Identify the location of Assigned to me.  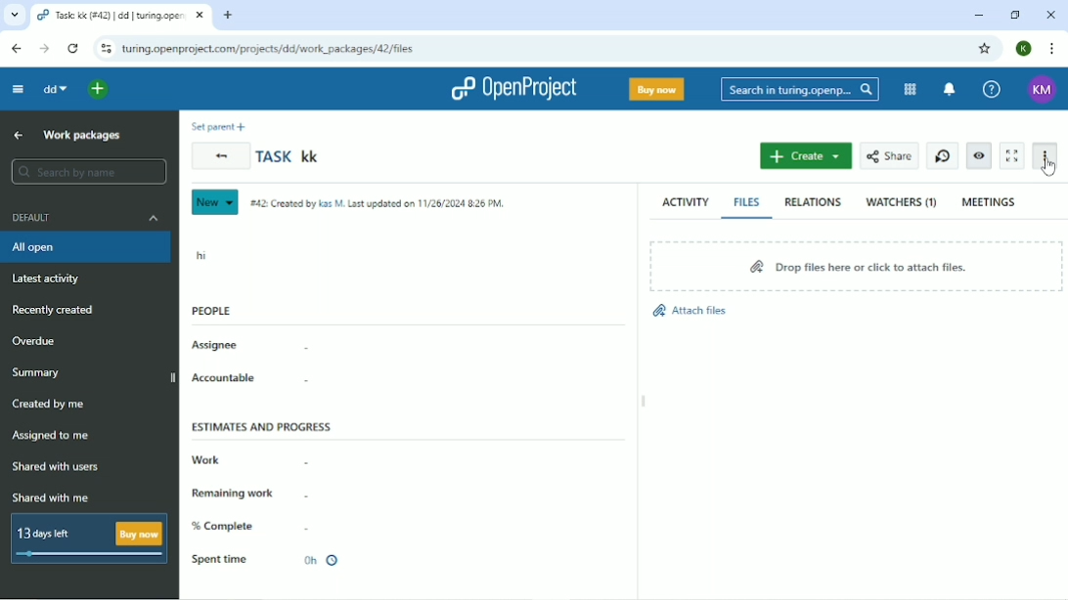
(52, 438).